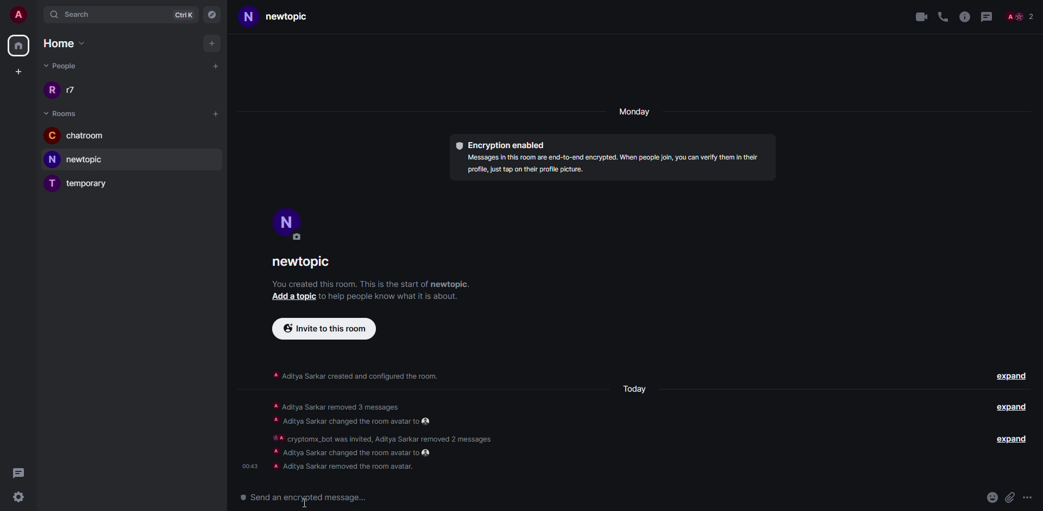 This screenshot has height=511, width=1043. What do you see at coordinates (396, 296) in the screenshot?
I see `s to help people know what it is about.` at bounding box center [396, 296].